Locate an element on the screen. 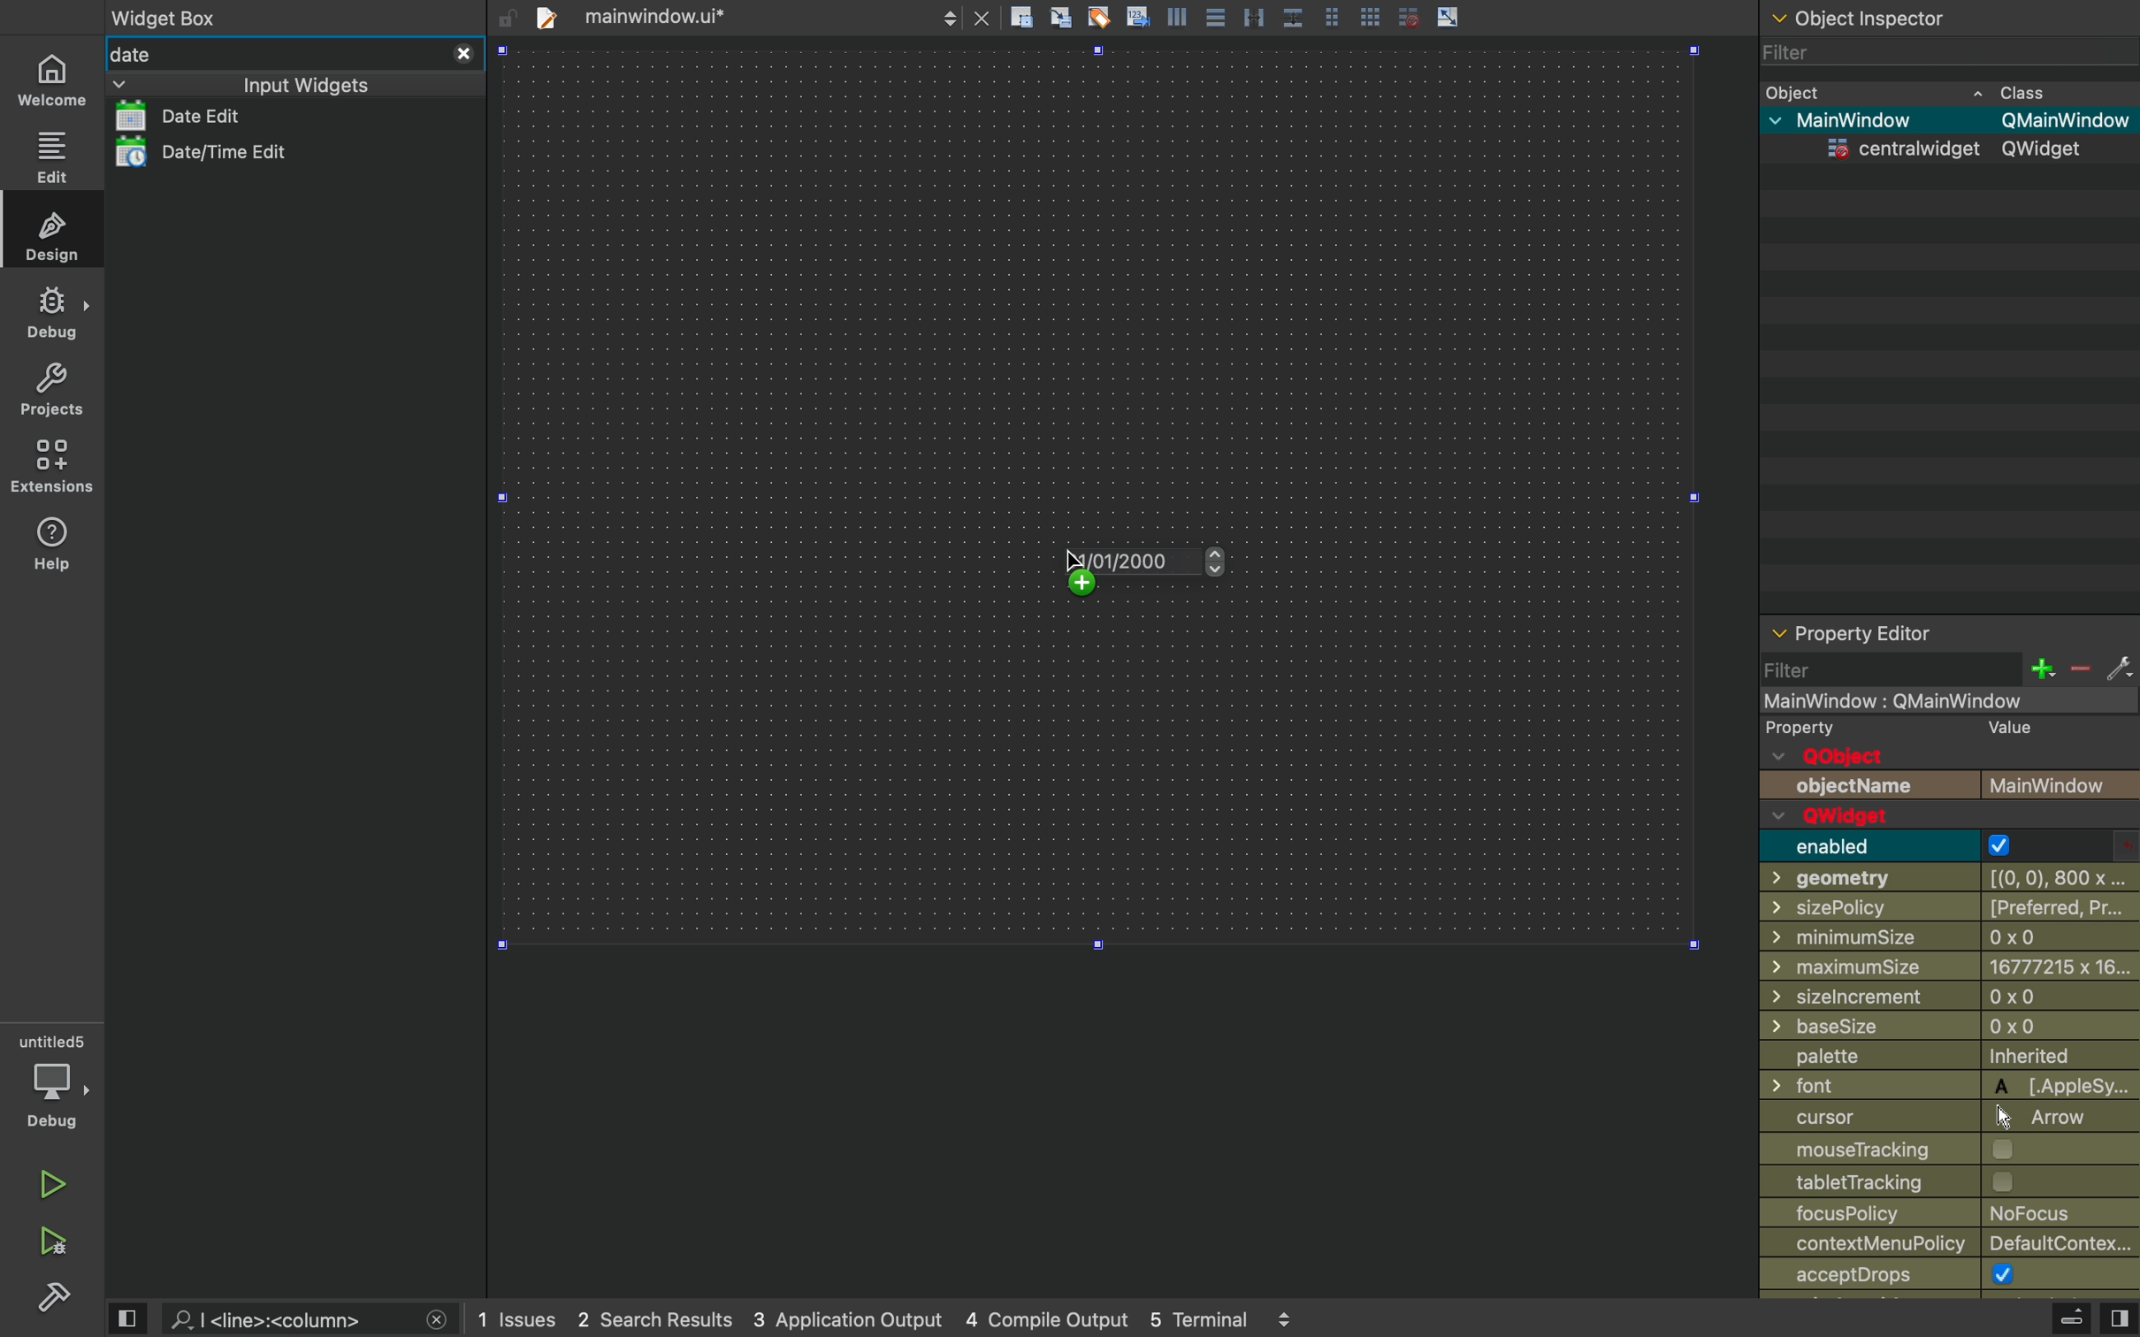 This screenshot has width=2140, height=1337. file tab is located at coordinates (723, 15).